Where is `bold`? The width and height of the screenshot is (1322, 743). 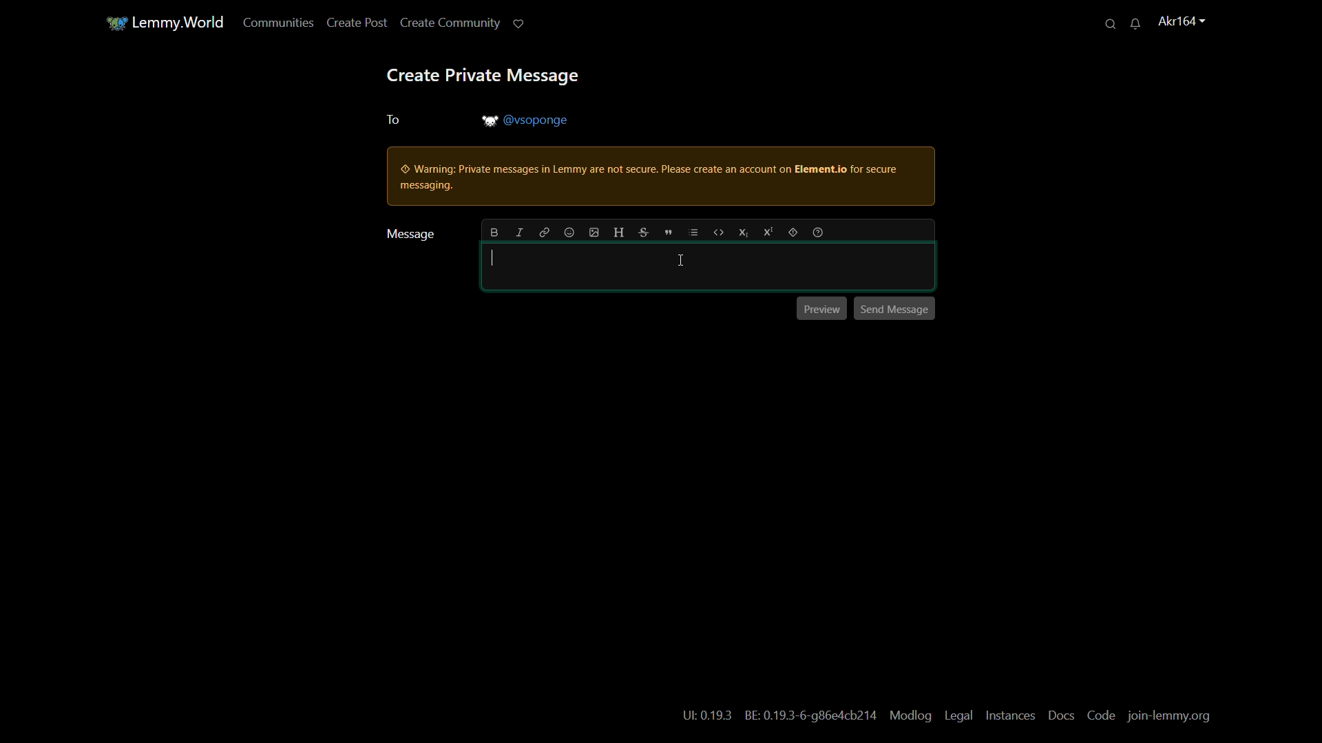 bold is located at coordinates (494, 233).